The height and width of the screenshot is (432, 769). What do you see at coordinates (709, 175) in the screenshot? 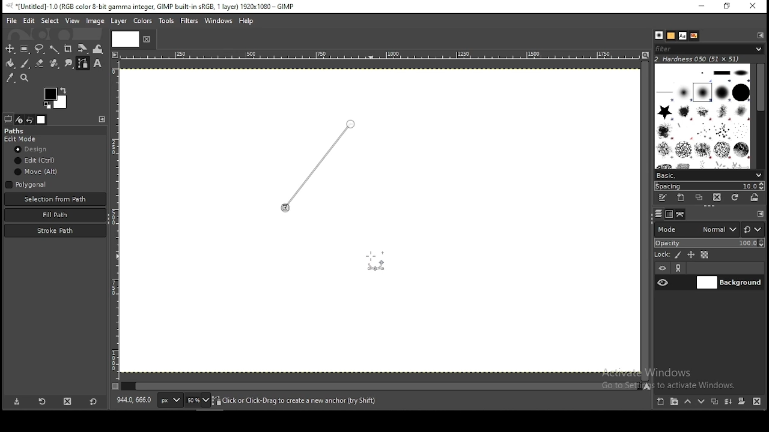
I see `brush presets` at bounding box center [709, 175].